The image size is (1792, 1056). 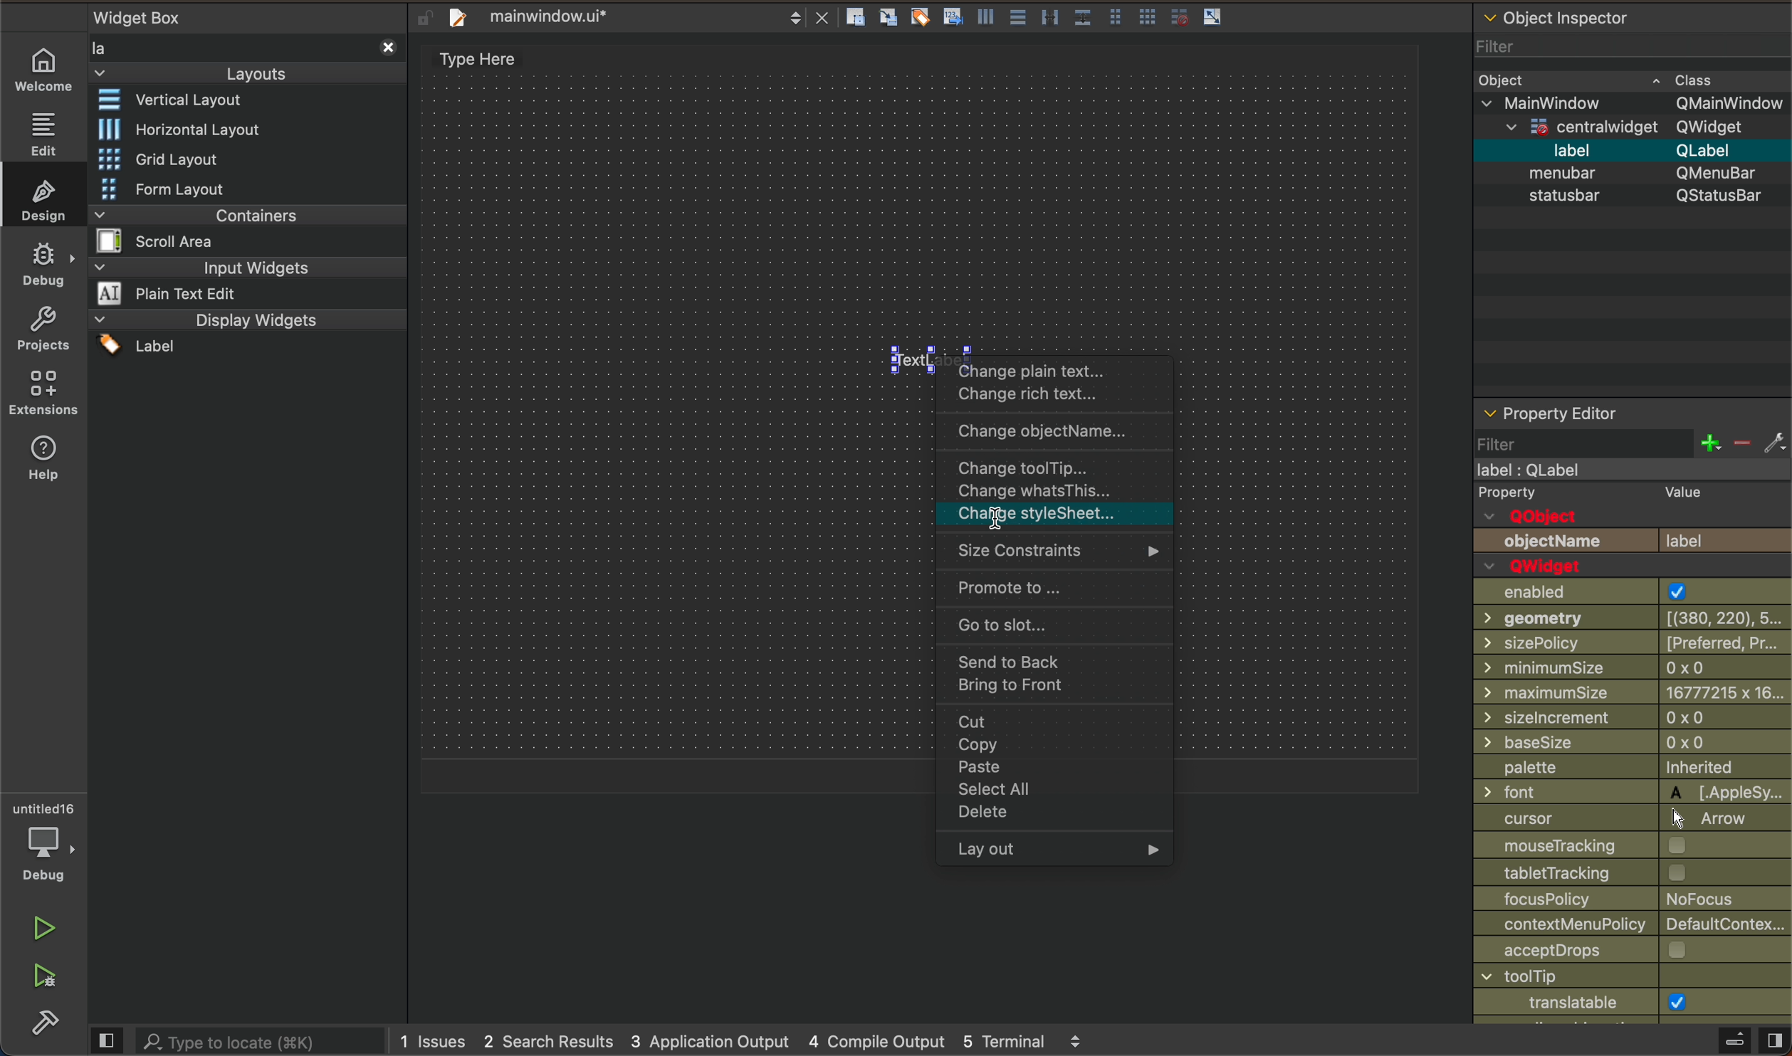 What do you see at coordinates (239, 238) in the screenshot?
I see `containers` at bounding box center [239, 238].